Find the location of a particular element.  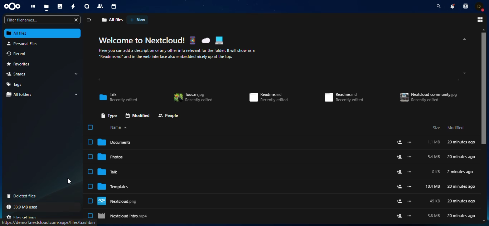

3.8 MB is located at coordinates (434, 216).